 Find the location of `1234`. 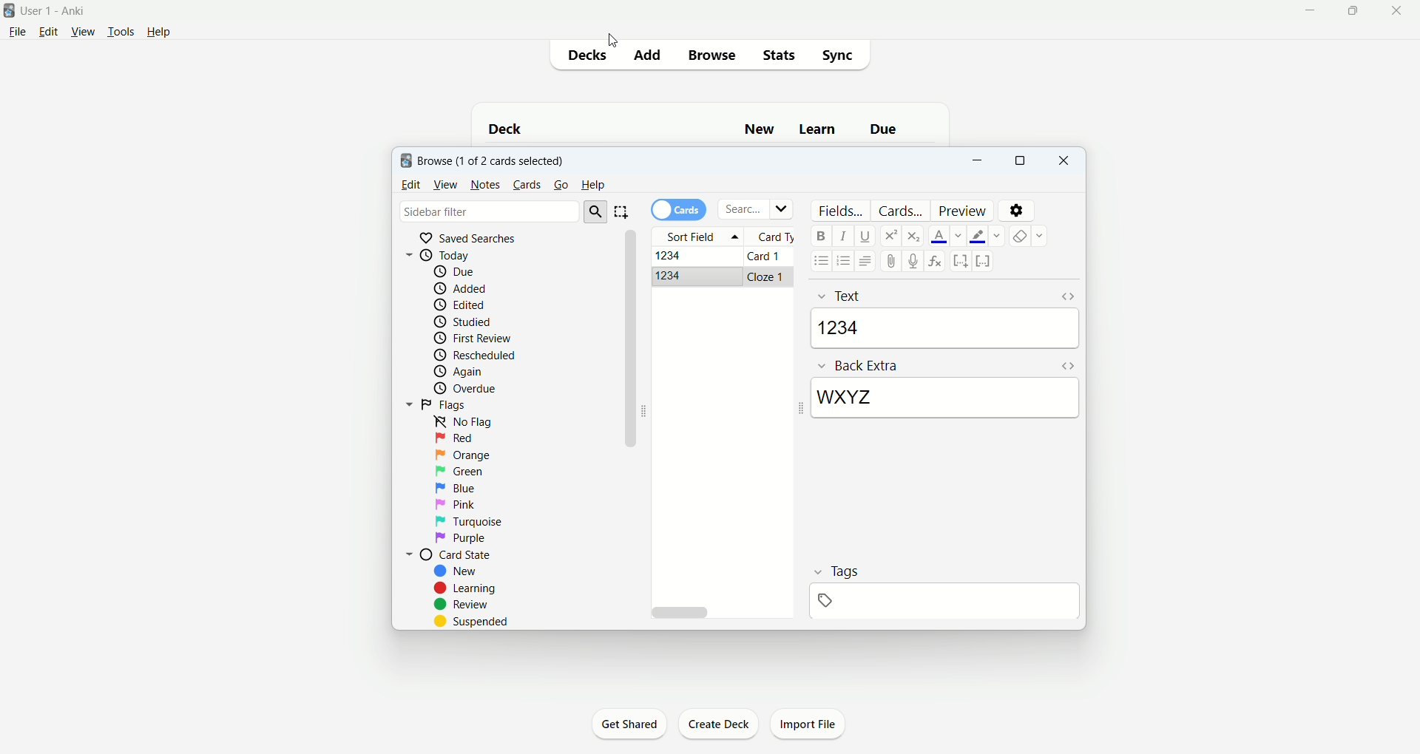

1234 is located at coordinates (947, 330).